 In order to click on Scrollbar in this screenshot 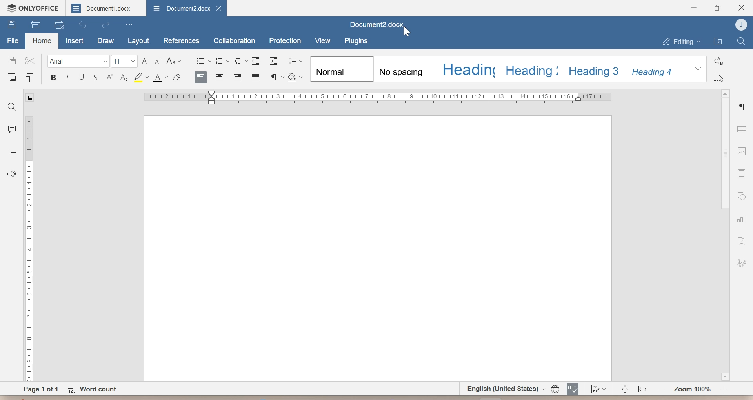, I will do `click(726, 154)`.